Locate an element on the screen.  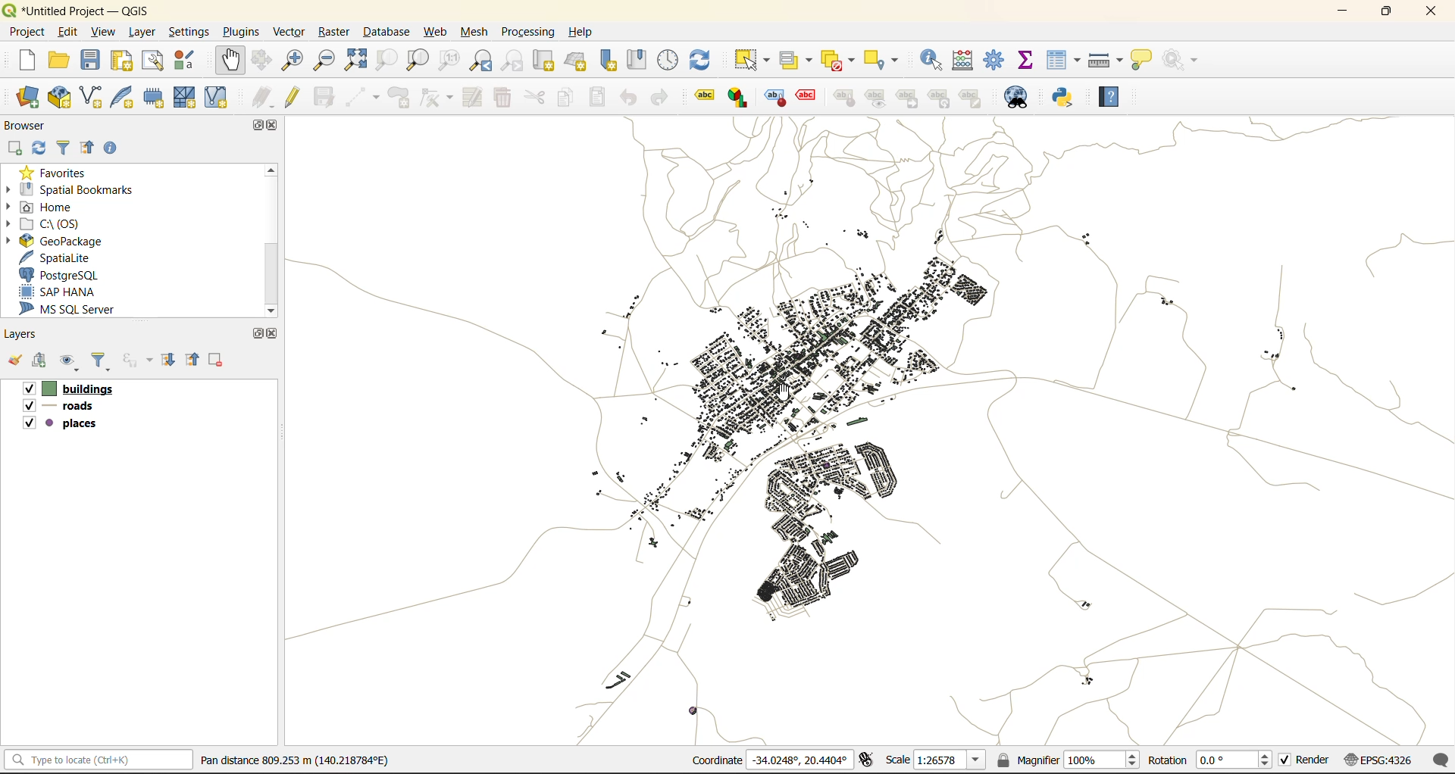
show tips is located at coordinates (1141, 61).